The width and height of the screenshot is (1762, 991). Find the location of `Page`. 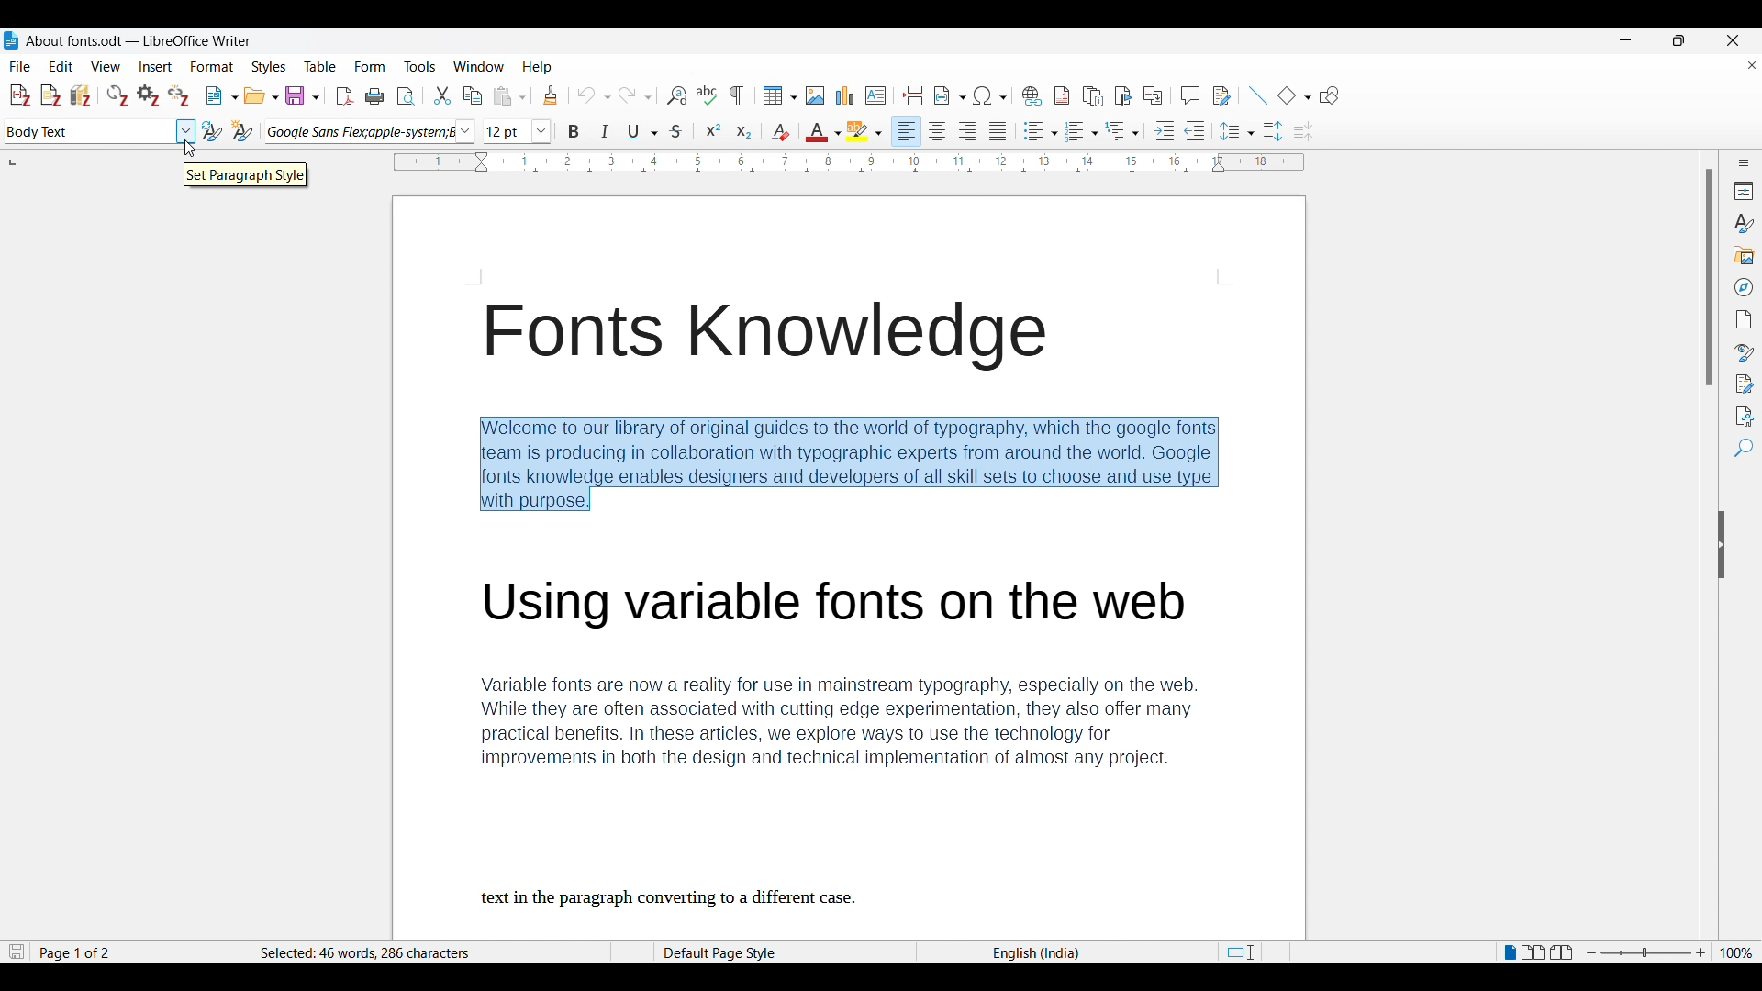

Page is located at coordinates (1744, 319).